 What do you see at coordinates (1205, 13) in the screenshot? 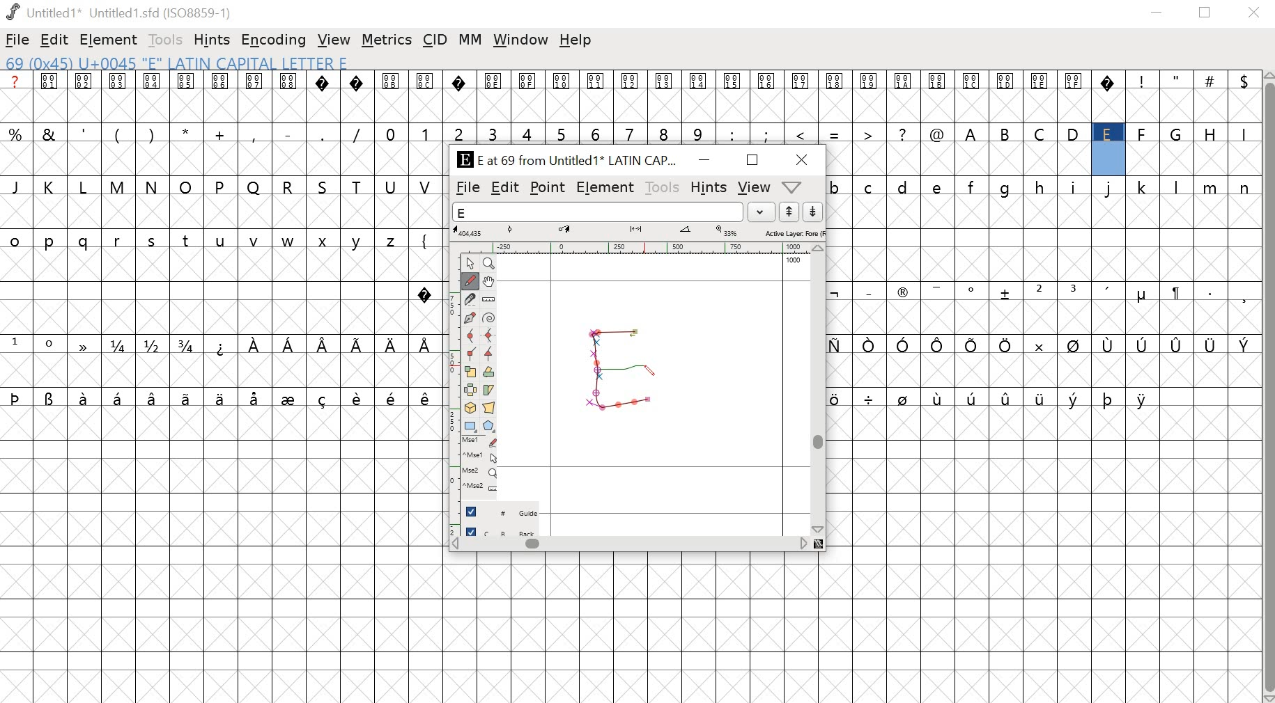
I see `restore down` at bounding box center [1205, 13].